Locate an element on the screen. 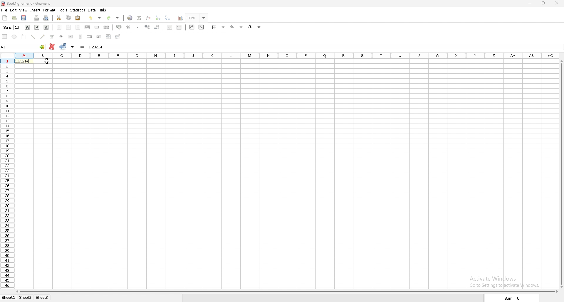 This screenshot has width=564, height=302. spin button is located at coordinates (89, 37).